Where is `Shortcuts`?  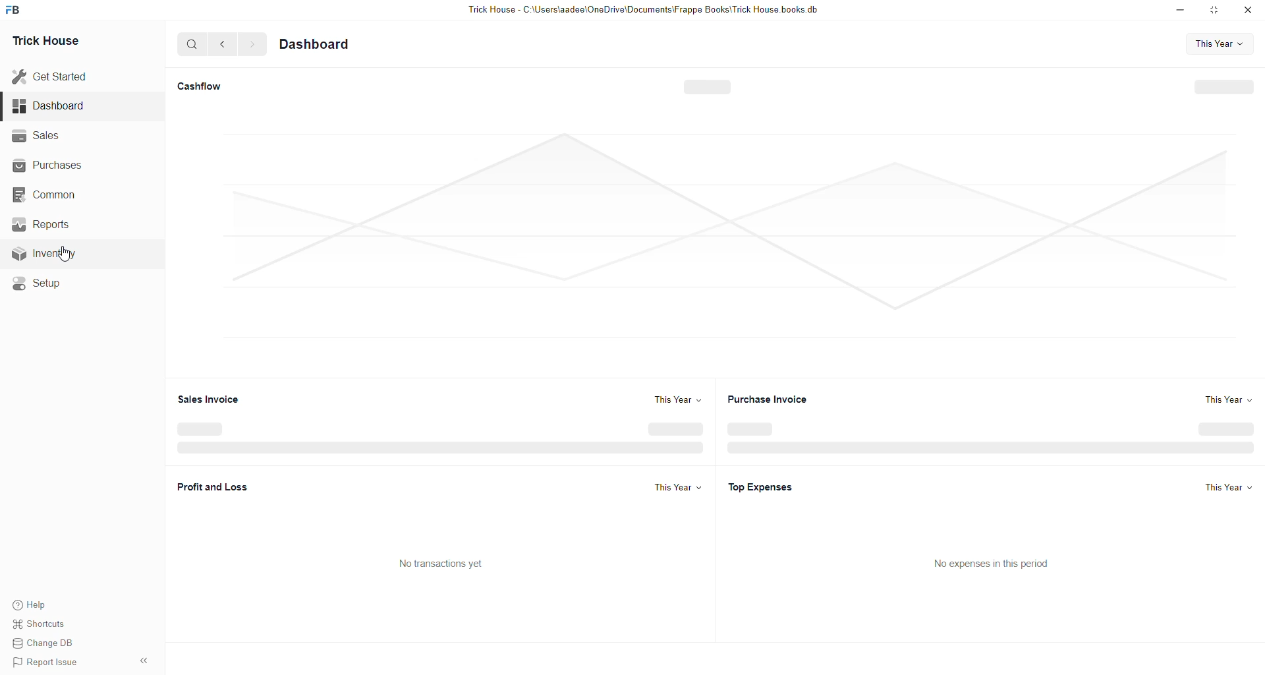 Shortcuts is located at coordinates (45, 626).